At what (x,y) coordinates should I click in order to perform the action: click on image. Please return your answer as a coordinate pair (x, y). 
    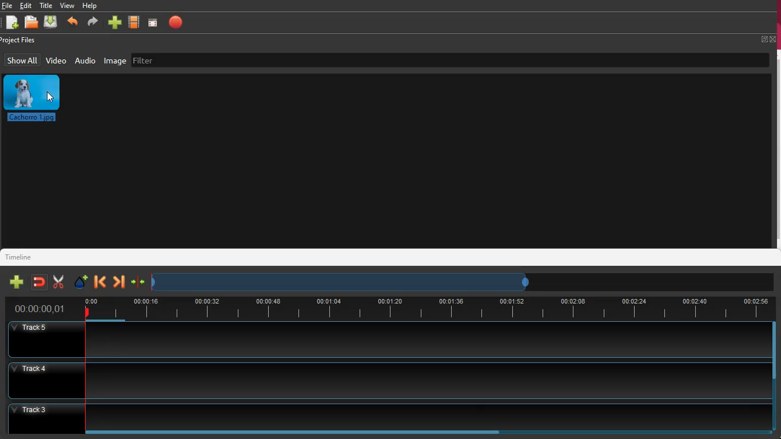
    Looking at the image, I should click on (31, 99).